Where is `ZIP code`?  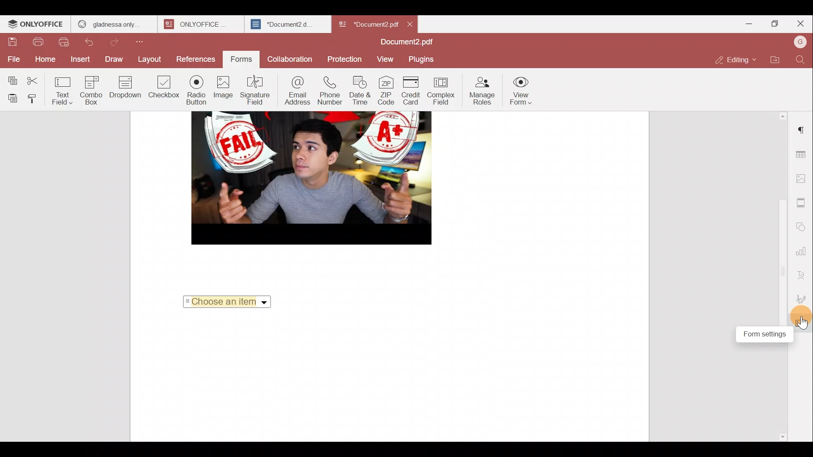 ZIP code is located at coordinates (387, 91).